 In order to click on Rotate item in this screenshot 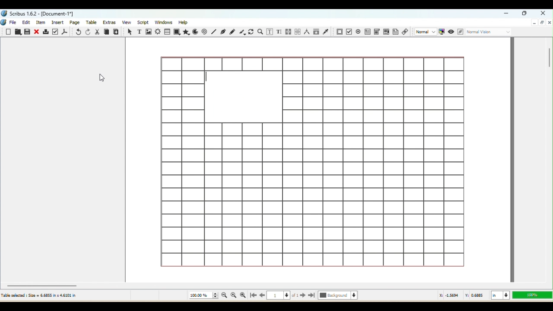, I will do `click(251, 32)`.